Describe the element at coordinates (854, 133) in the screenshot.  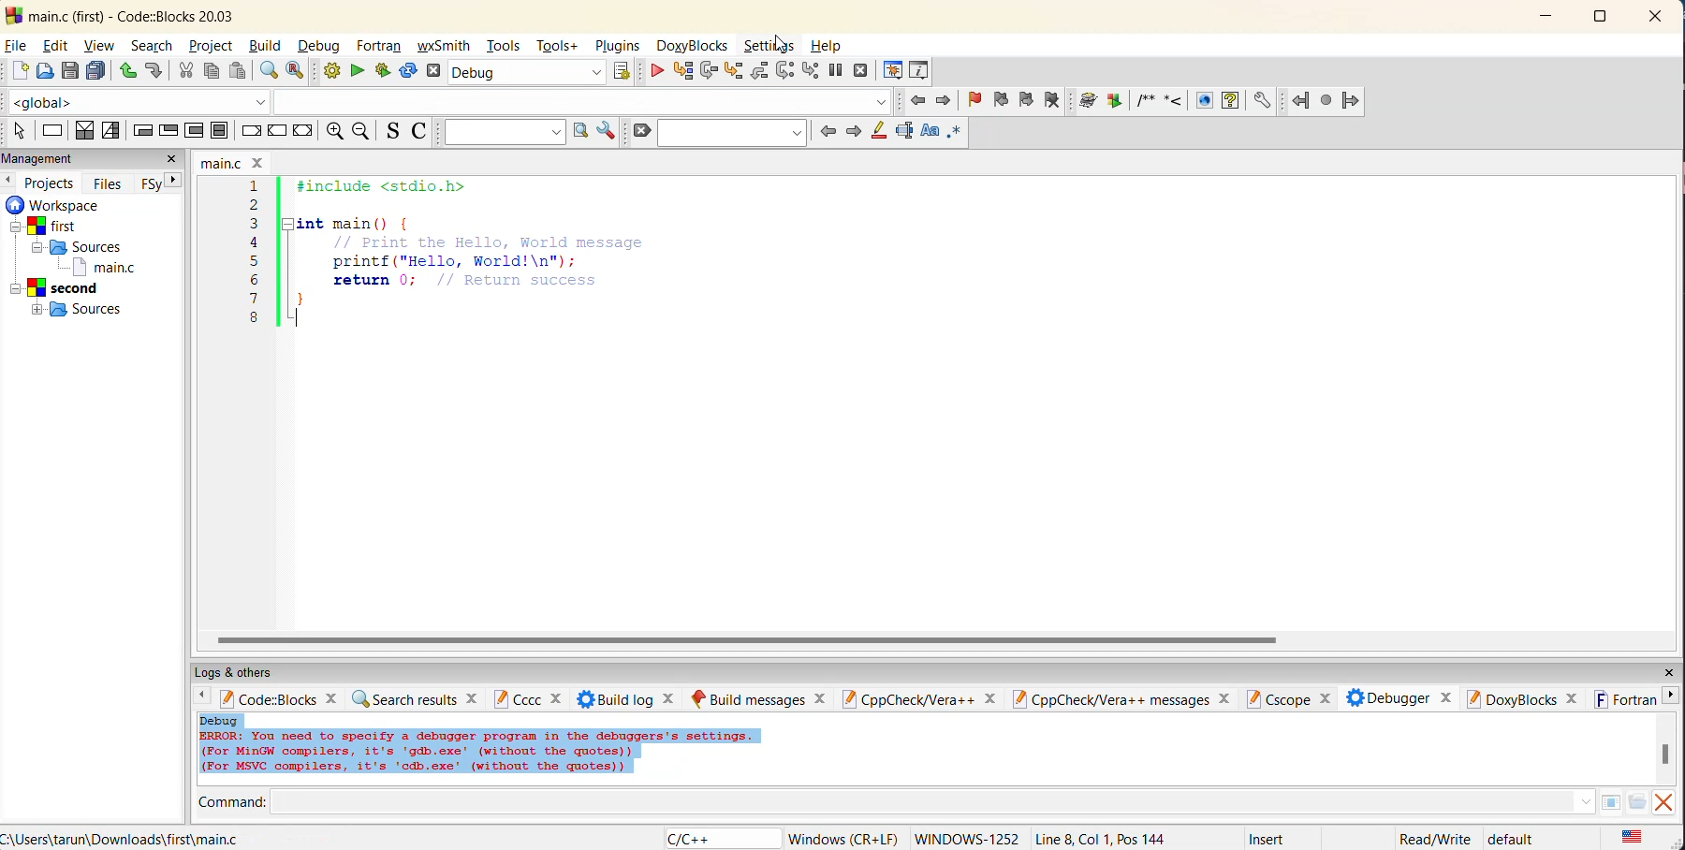
I see `next` at that location.